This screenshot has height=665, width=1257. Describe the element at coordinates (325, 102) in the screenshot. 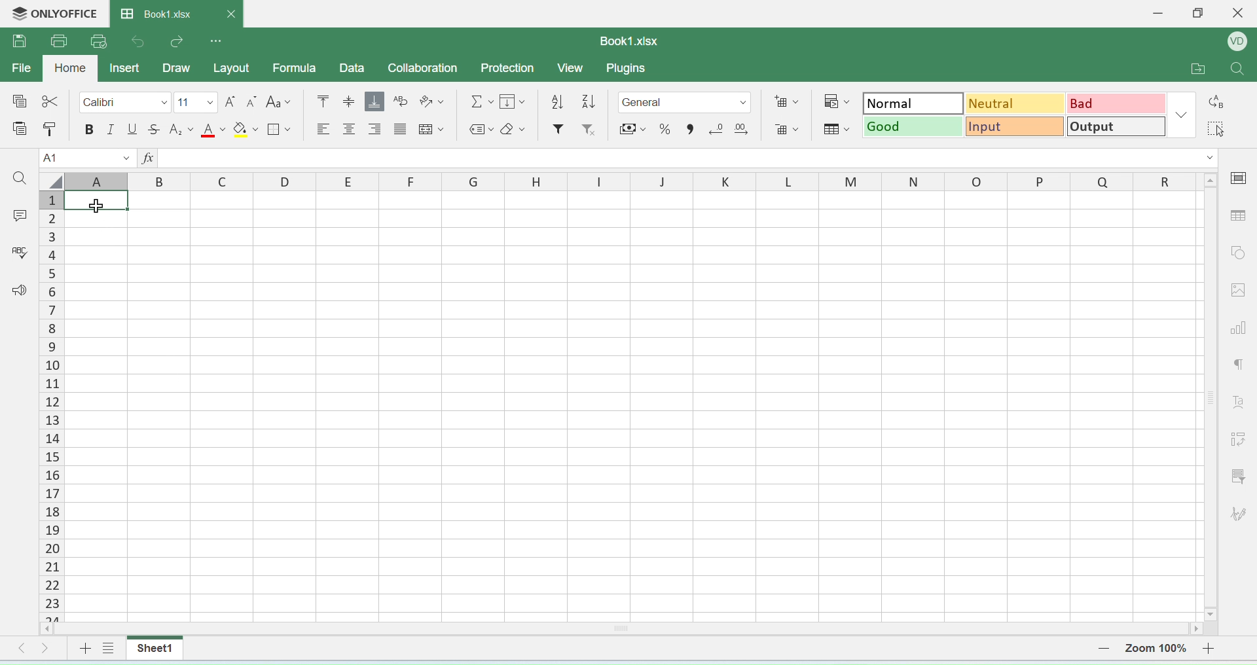

I see `mo` at that location.